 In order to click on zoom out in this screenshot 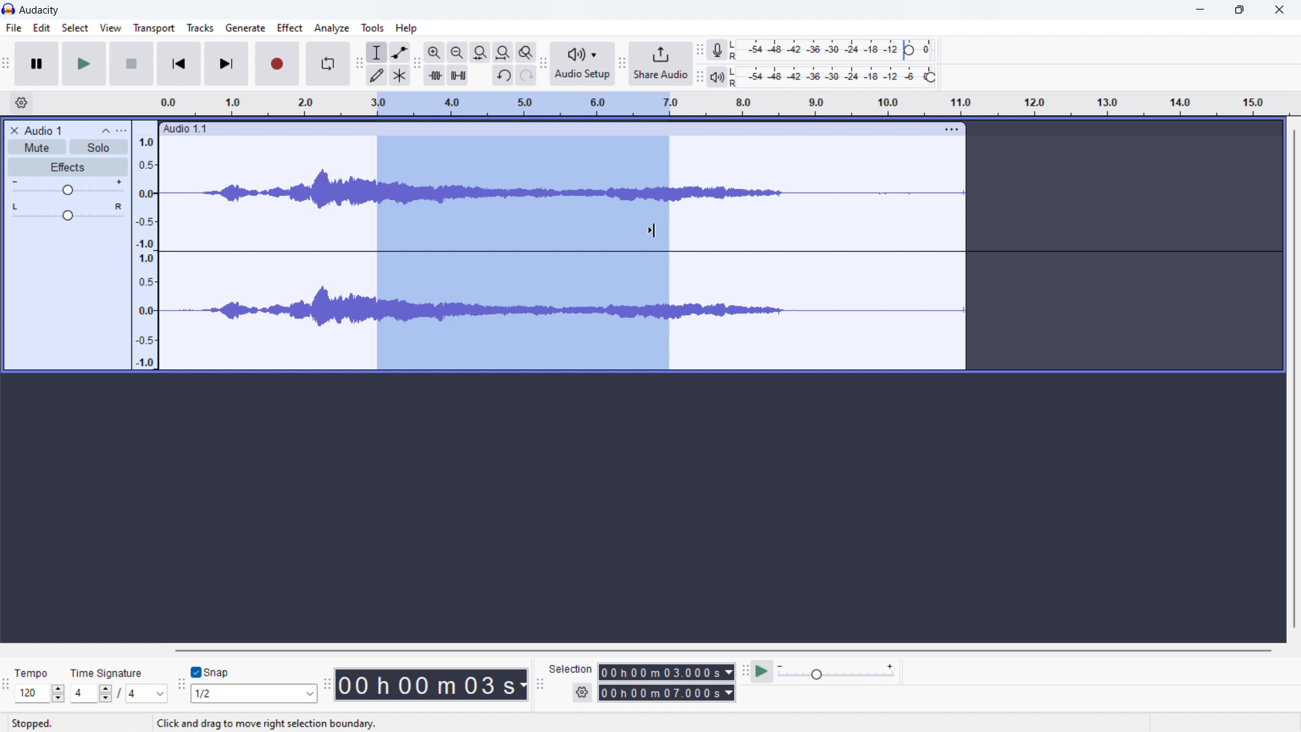, I will do `click(456, 52)`.